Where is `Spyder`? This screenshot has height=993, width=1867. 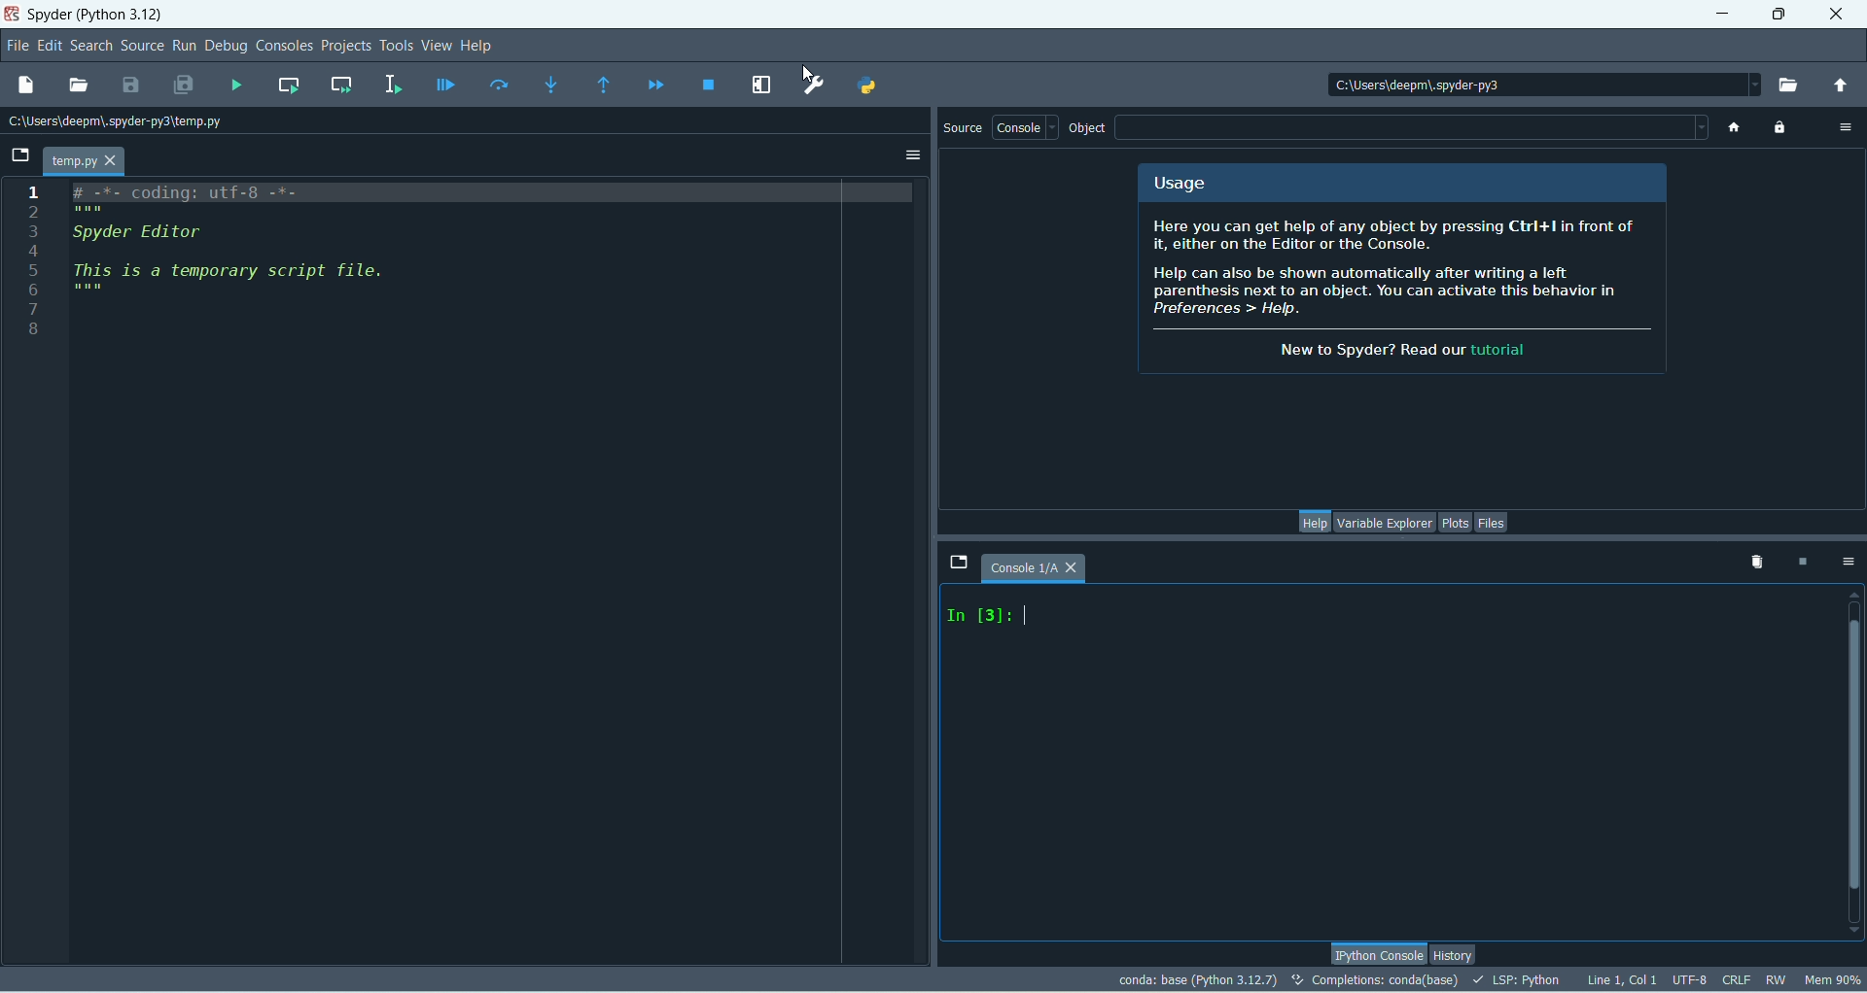
Spyder is located at coordinates (103, 17).